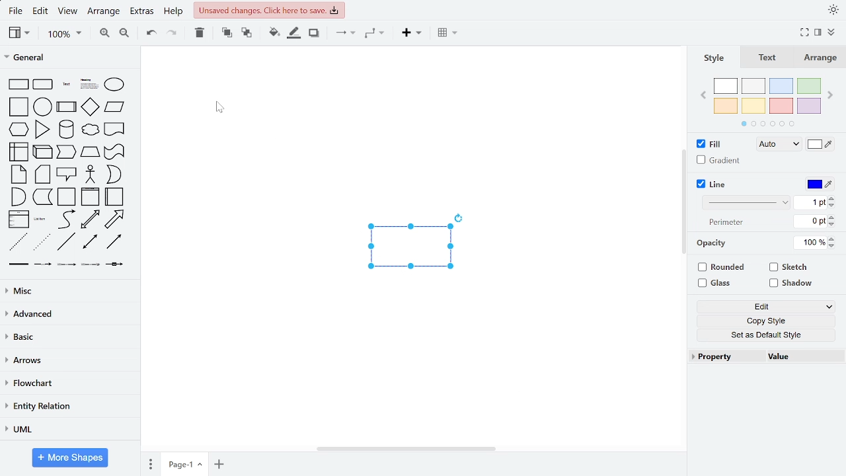 This screenshot has height=476, width=846. What do you see at coordinates (811, 243) in the screenshot?
I see `current opacity` at bounding box center [811, 243].